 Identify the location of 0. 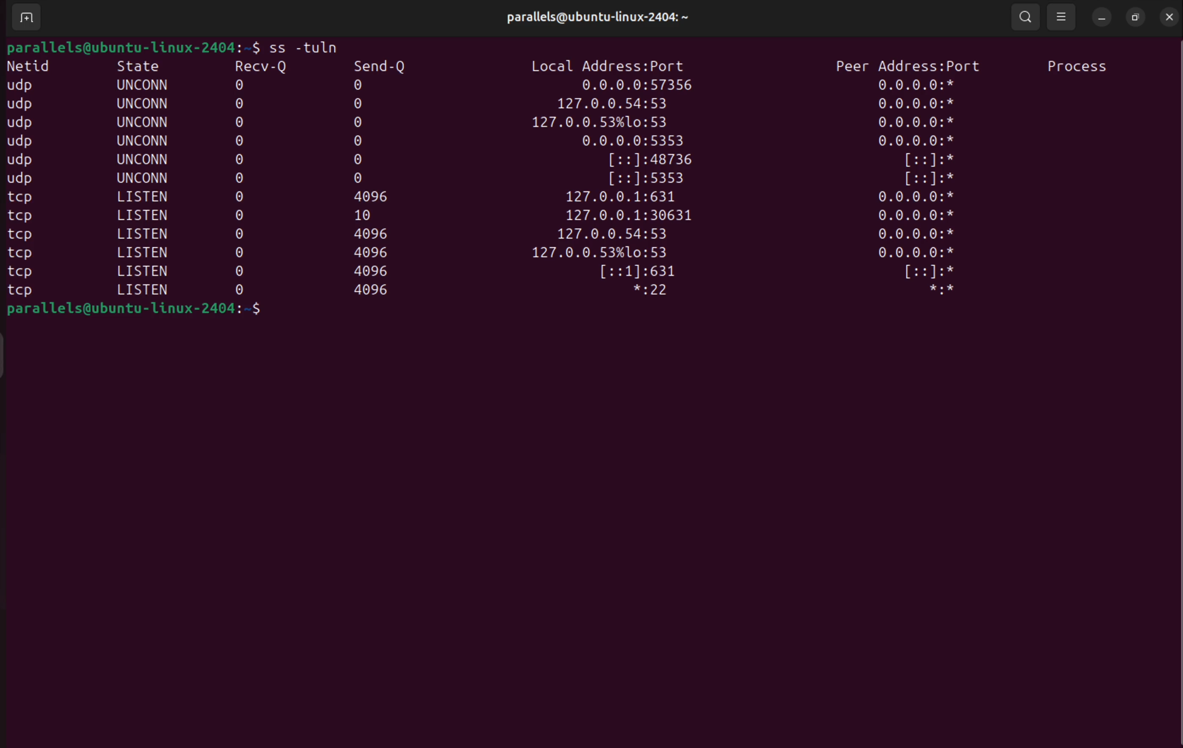
(363, 178).